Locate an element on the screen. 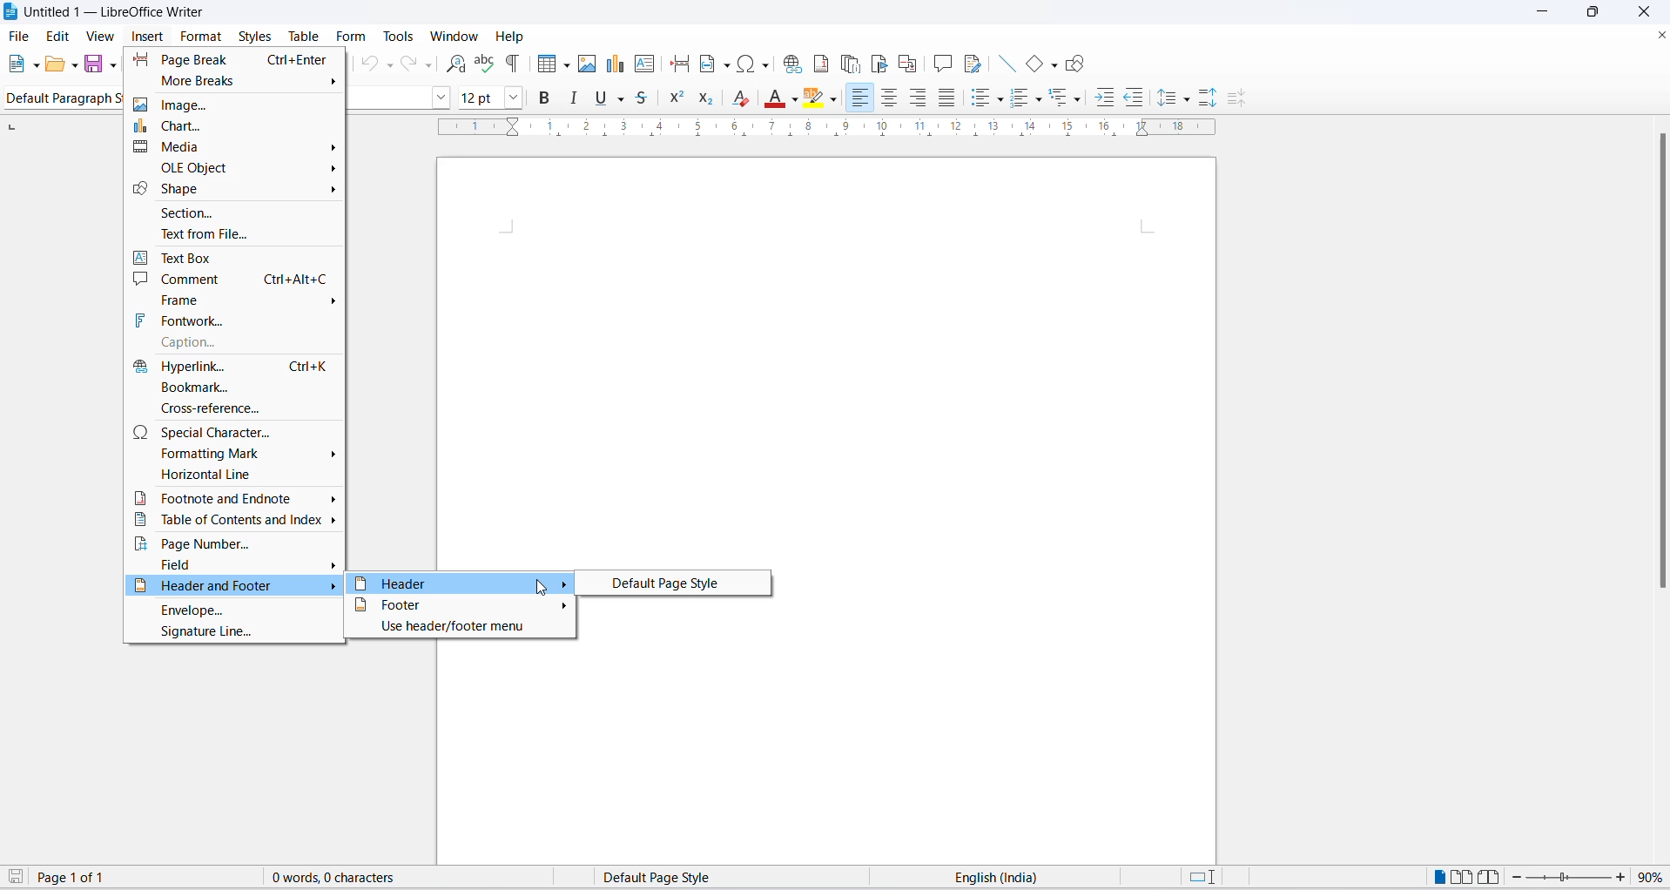  toggle unordered list is located at coordinates (1000, 100).